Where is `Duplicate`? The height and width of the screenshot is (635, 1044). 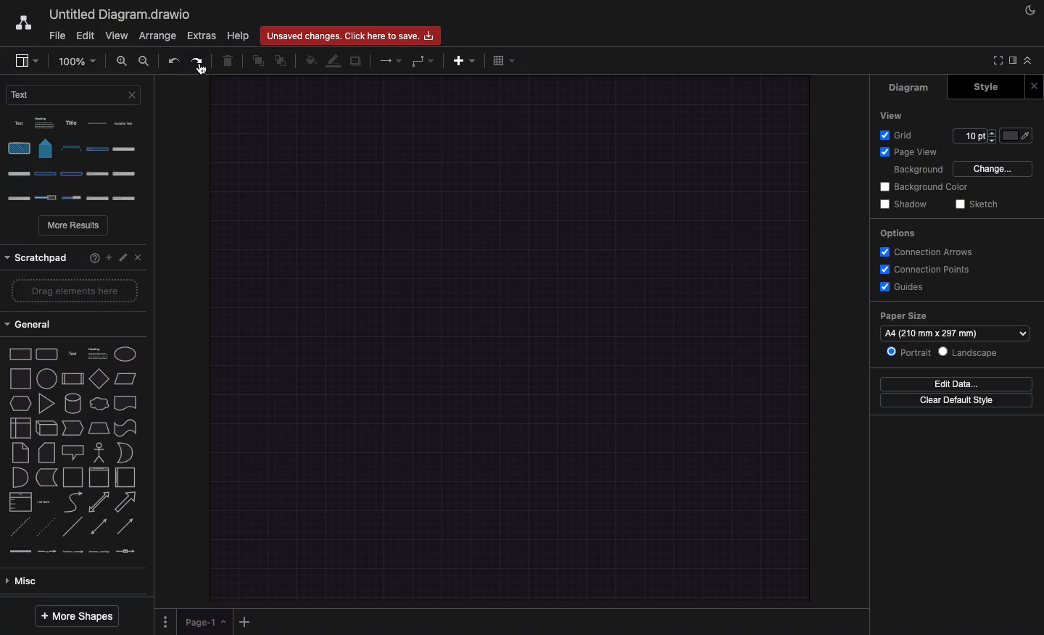 Duplicate is located at coordinates (357, 62).